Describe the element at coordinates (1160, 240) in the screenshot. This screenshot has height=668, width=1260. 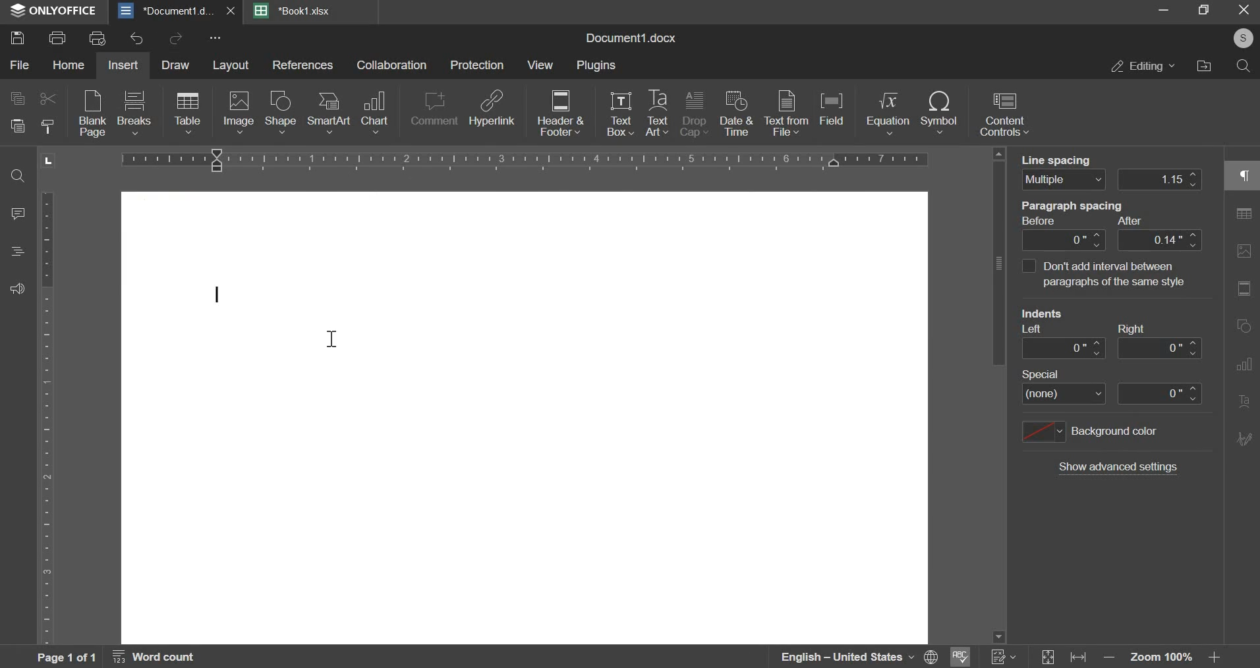
I see `after` at that location.